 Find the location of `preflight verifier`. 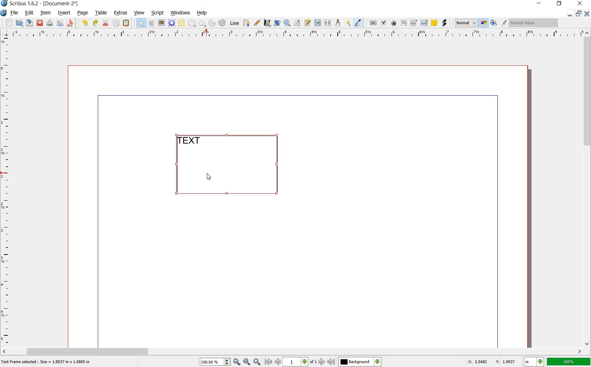

preflight verifier is located at coordinates (59, 23).